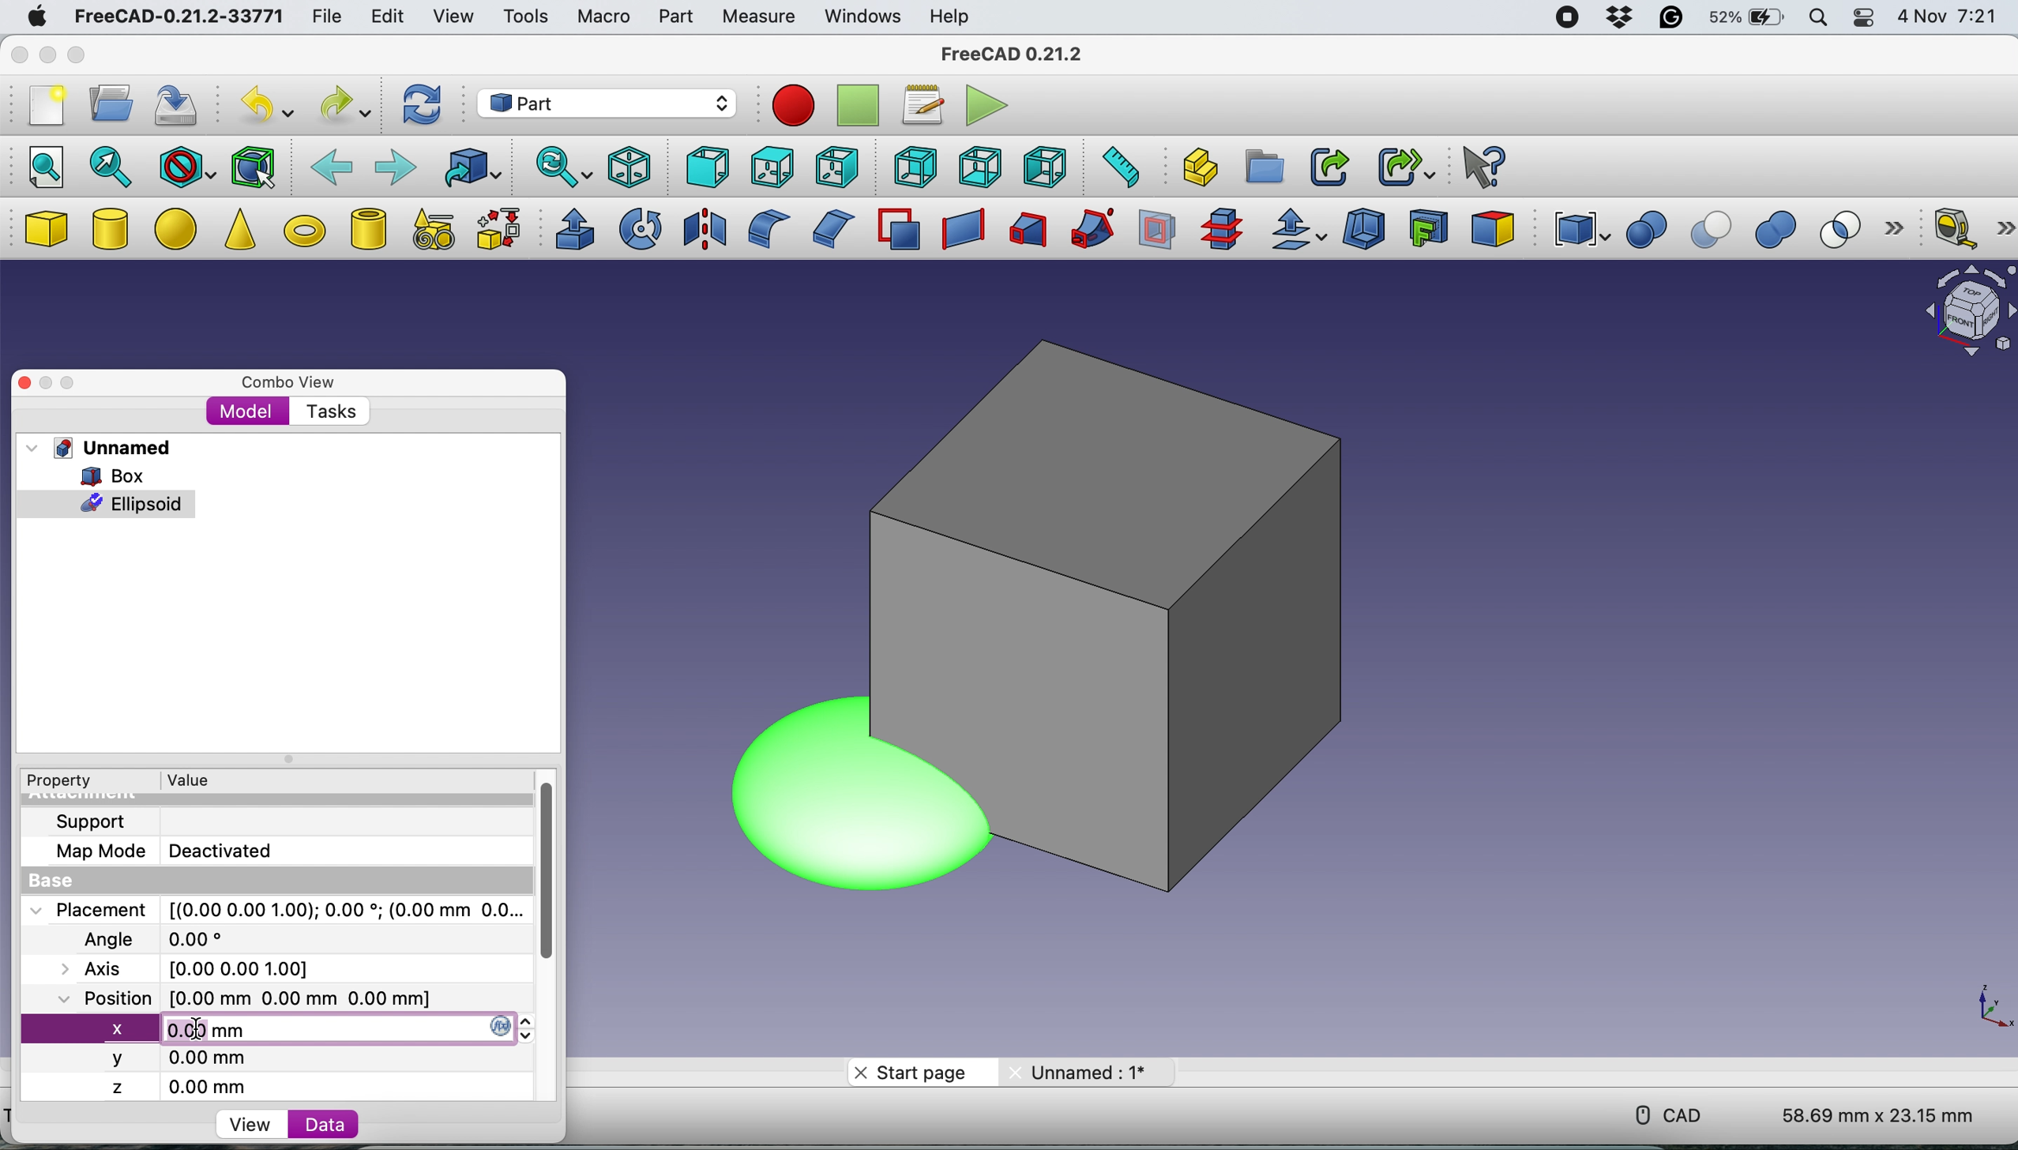 The image size is (2018, 1150). Describe the element at coordinates (1116, 167) in the screenshot. I see `measure distance` at that location.